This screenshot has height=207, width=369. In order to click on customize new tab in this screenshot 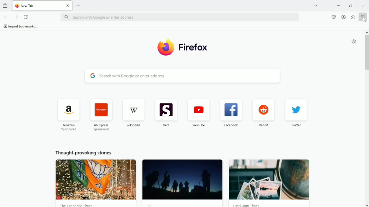, I will do `click(354, 41)`.